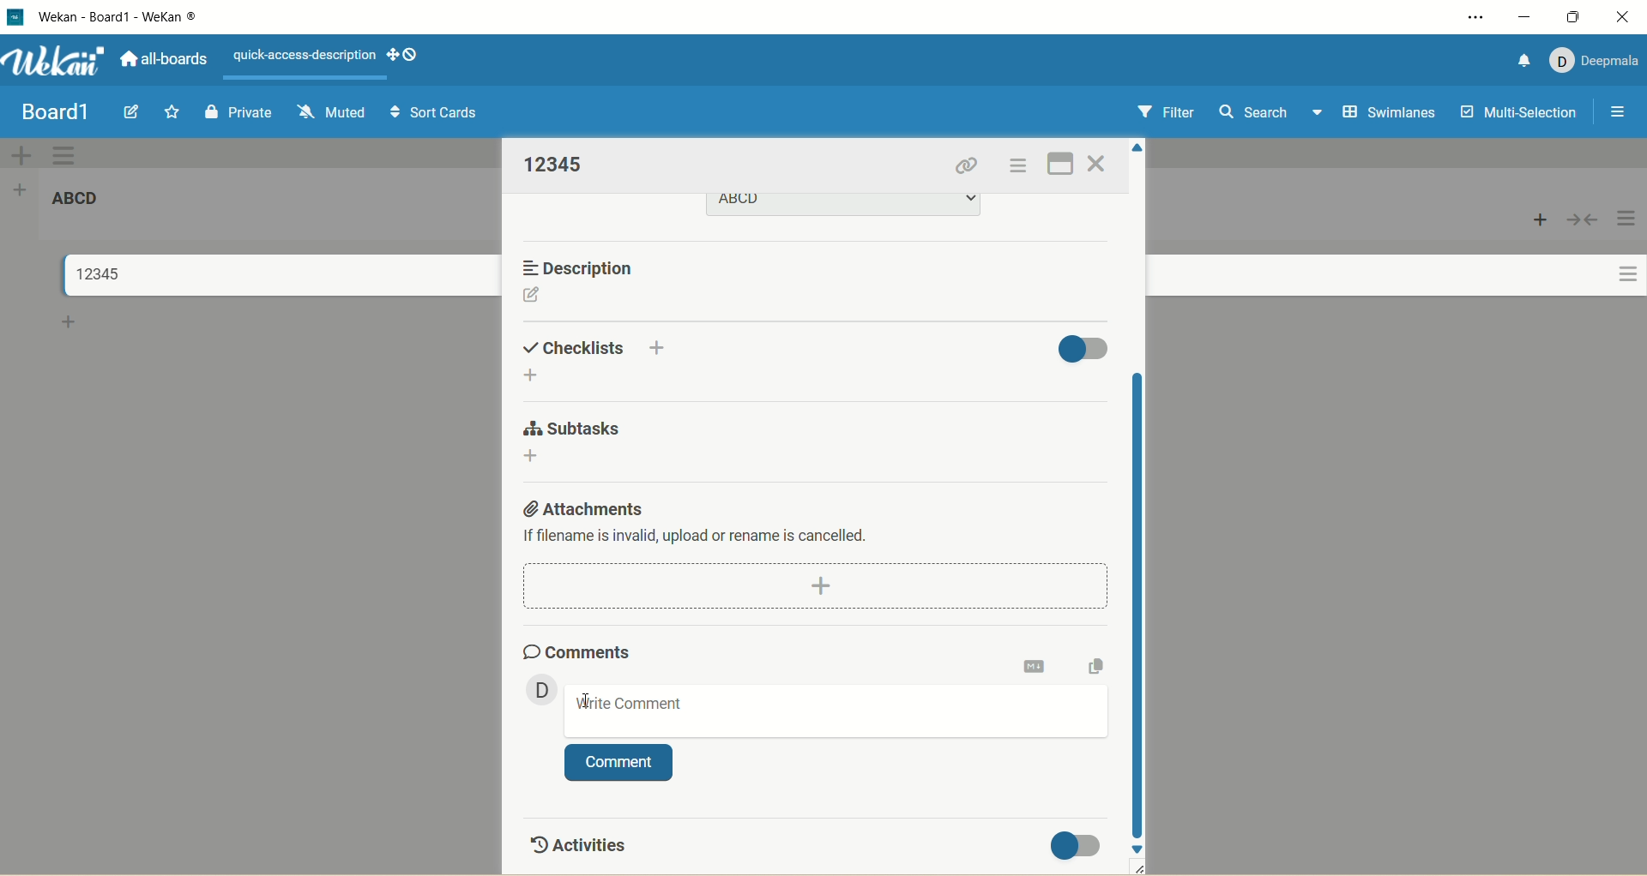 The image size is (1647, 876). What do you see at coordinates (576, 345) in the screenshot?
I see `checklist` at bounding box center [576, 345].